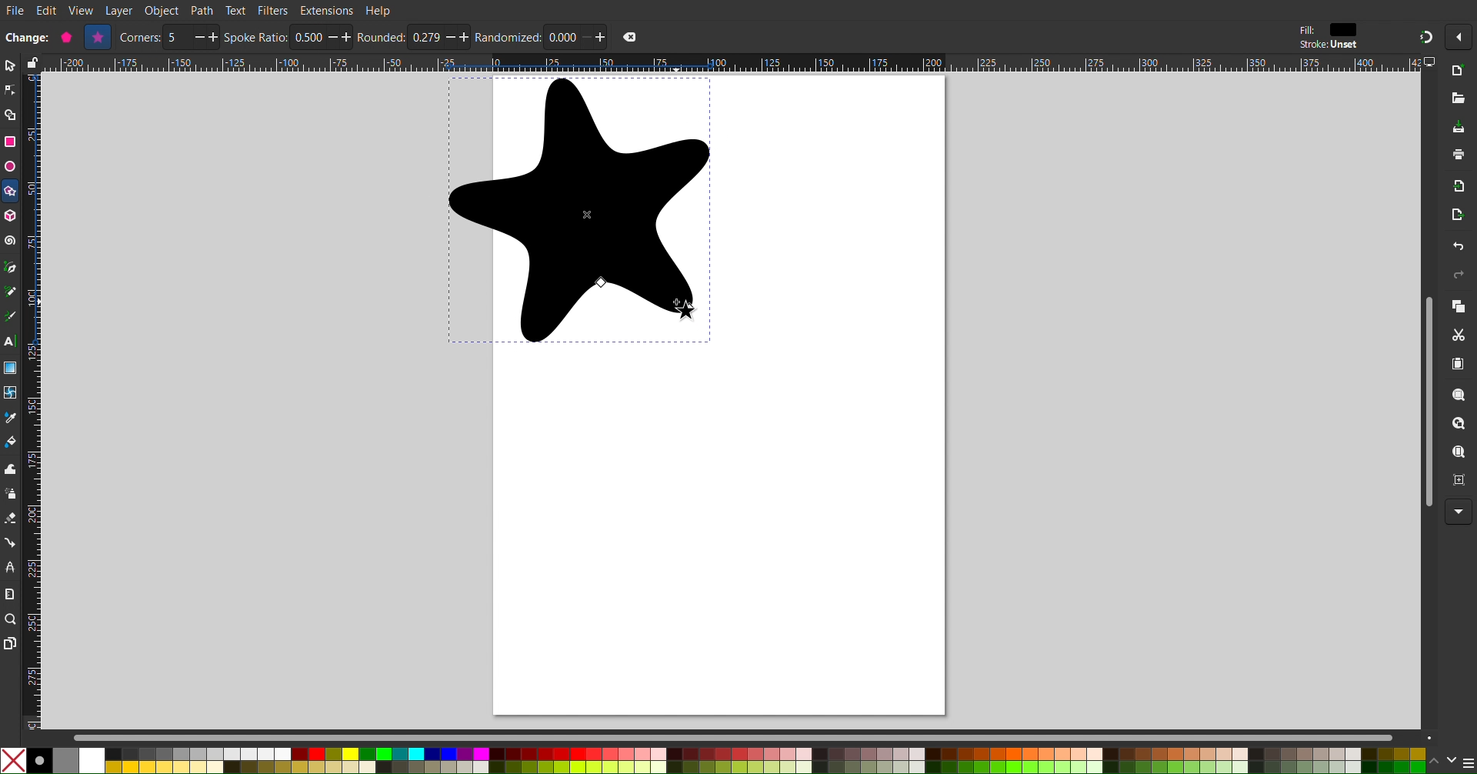 This screenshot has width=1477, height=774. I want to click on Fill Color, so click(11, 445).